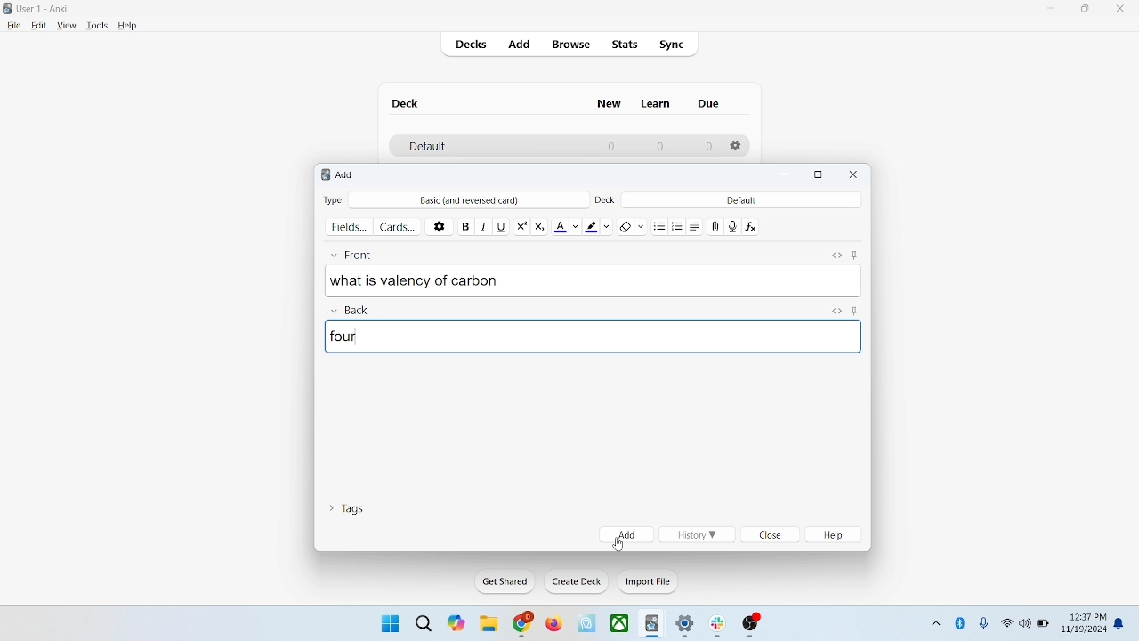  Describe the element at coordinates (388, 622) in the screenshot. I see `window` at that location.